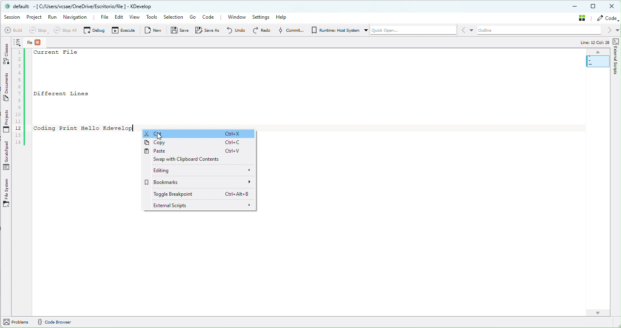 This screenshot has height=328, width=621. I want to click on Session, so click(11, 17).